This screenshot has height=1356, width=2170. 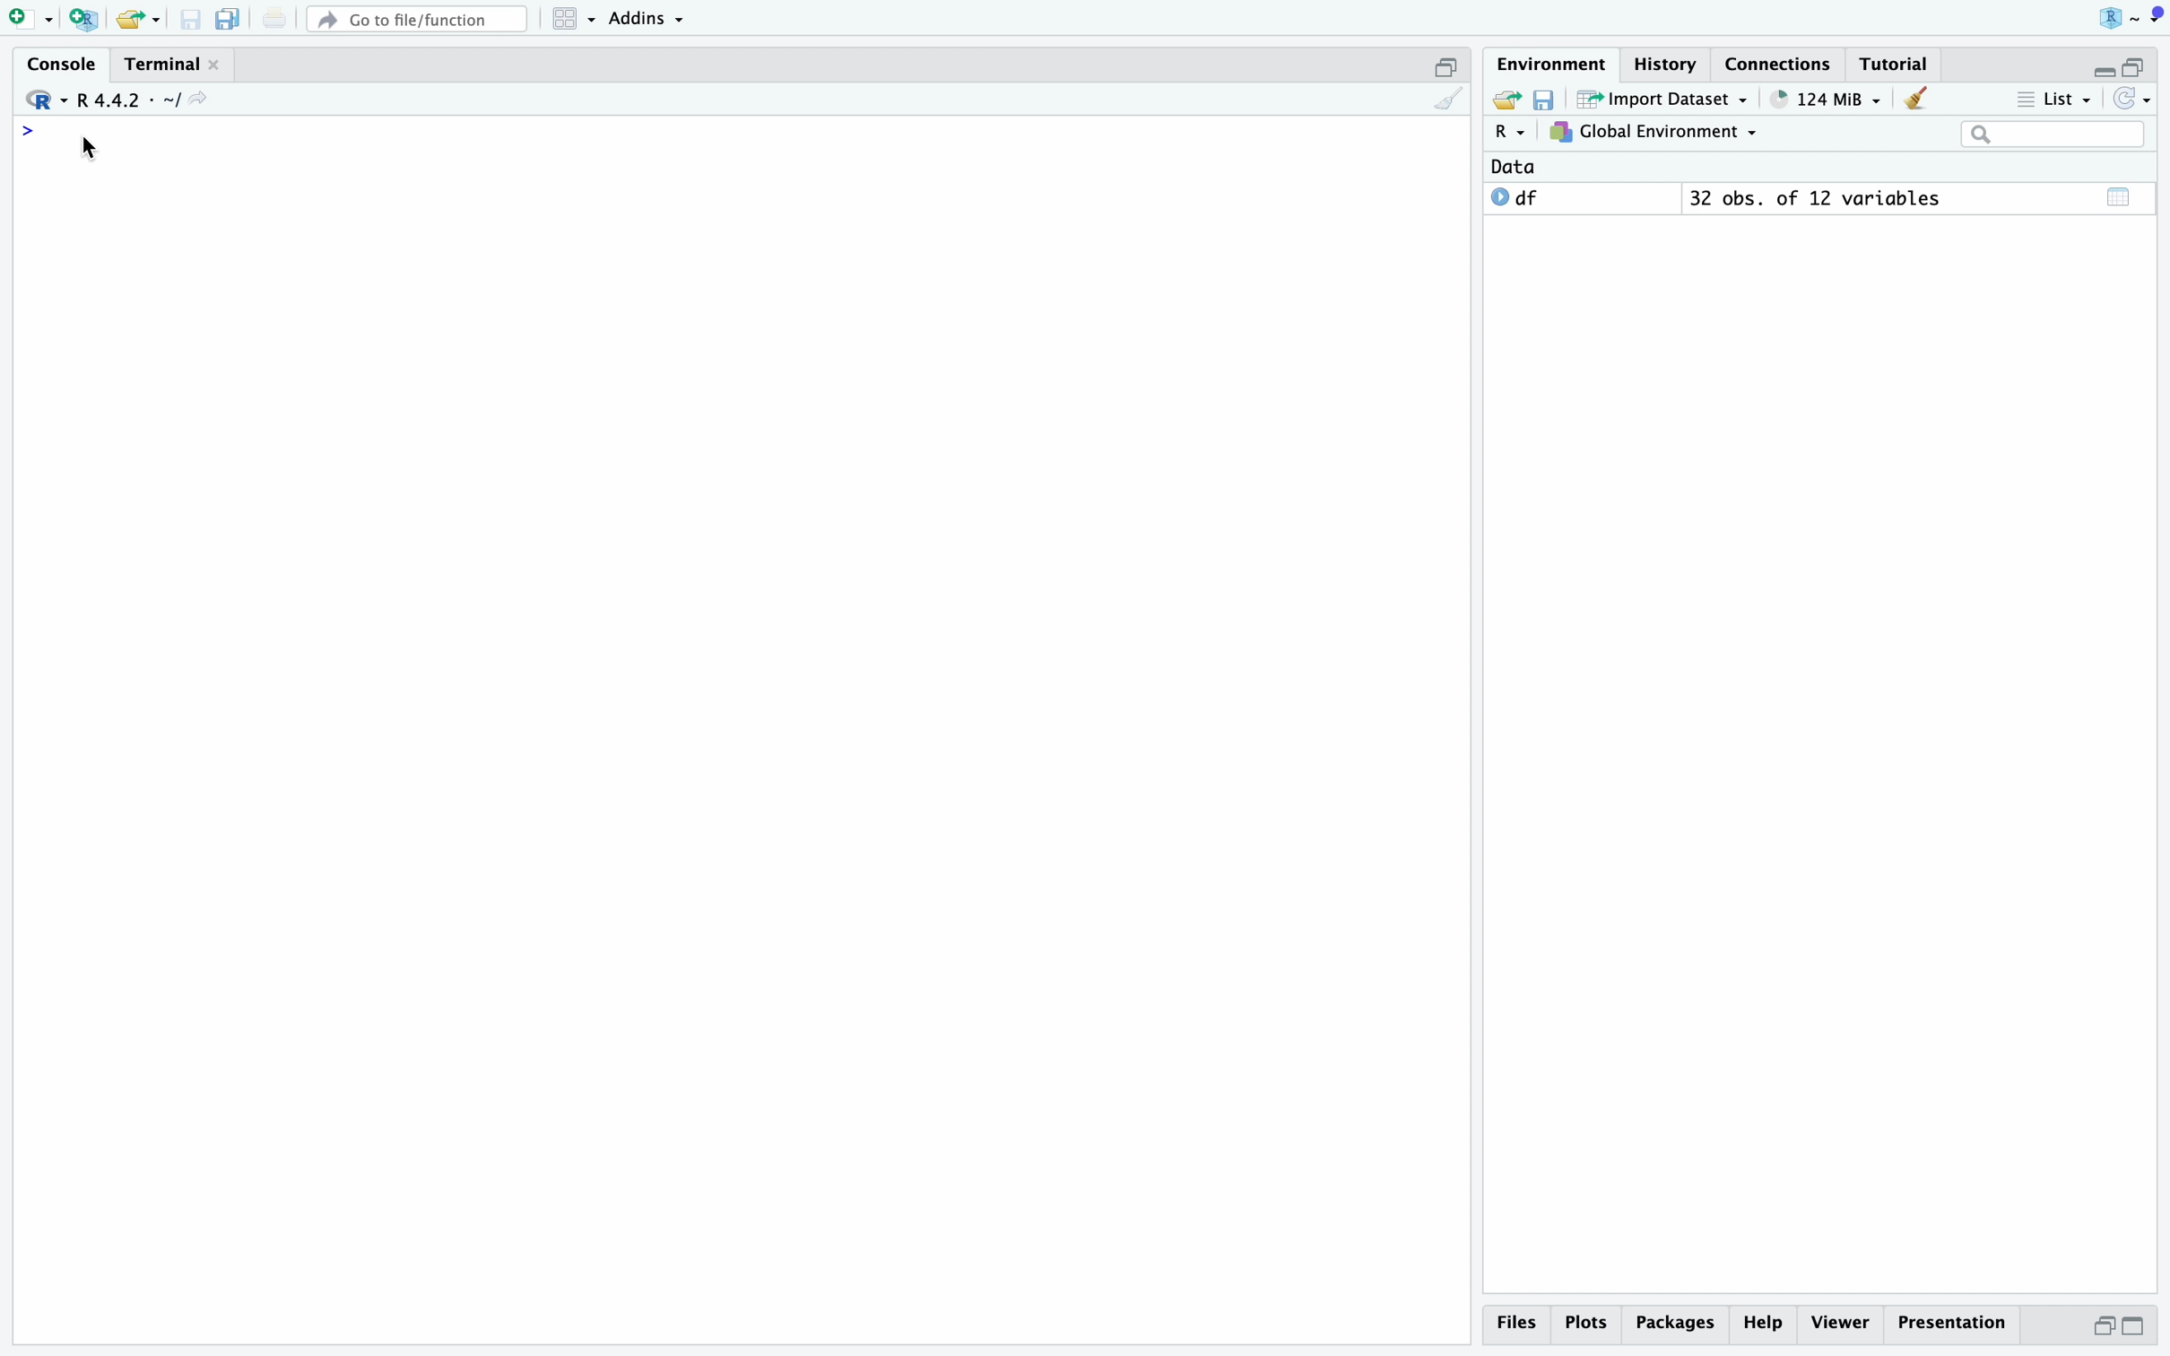 I want to click on grid, so click(x=577, y=20).